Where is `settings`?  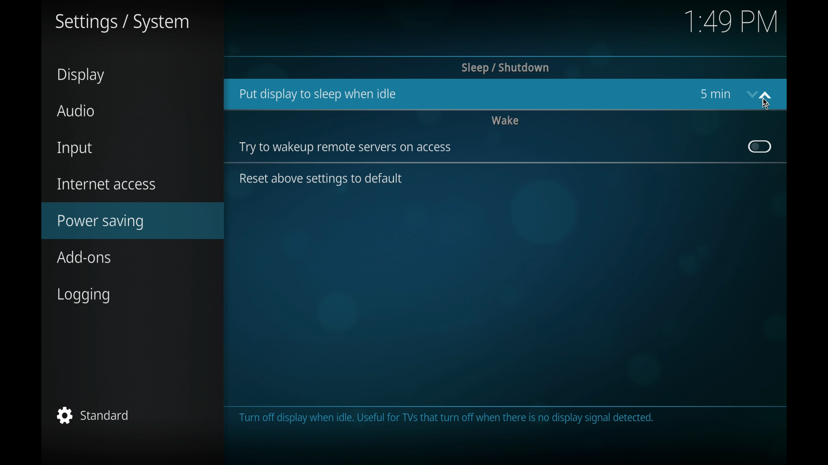
settings is located at coordinates (122, 23).